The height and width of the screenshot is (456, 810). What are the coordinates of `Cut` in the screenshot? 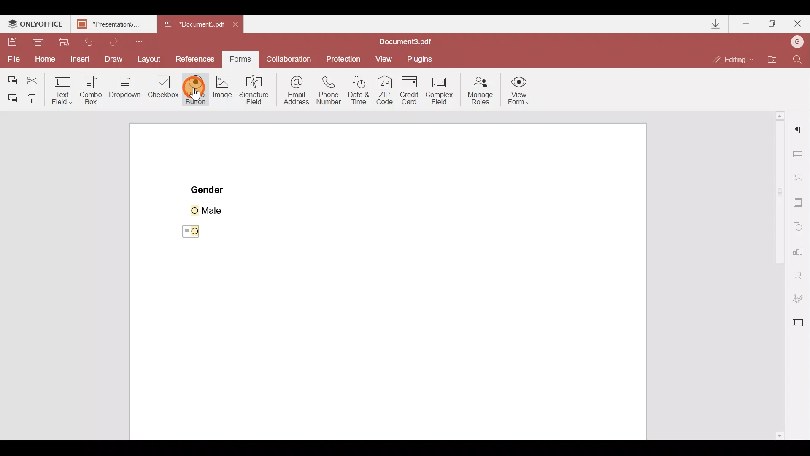 It's located at (32, 79).